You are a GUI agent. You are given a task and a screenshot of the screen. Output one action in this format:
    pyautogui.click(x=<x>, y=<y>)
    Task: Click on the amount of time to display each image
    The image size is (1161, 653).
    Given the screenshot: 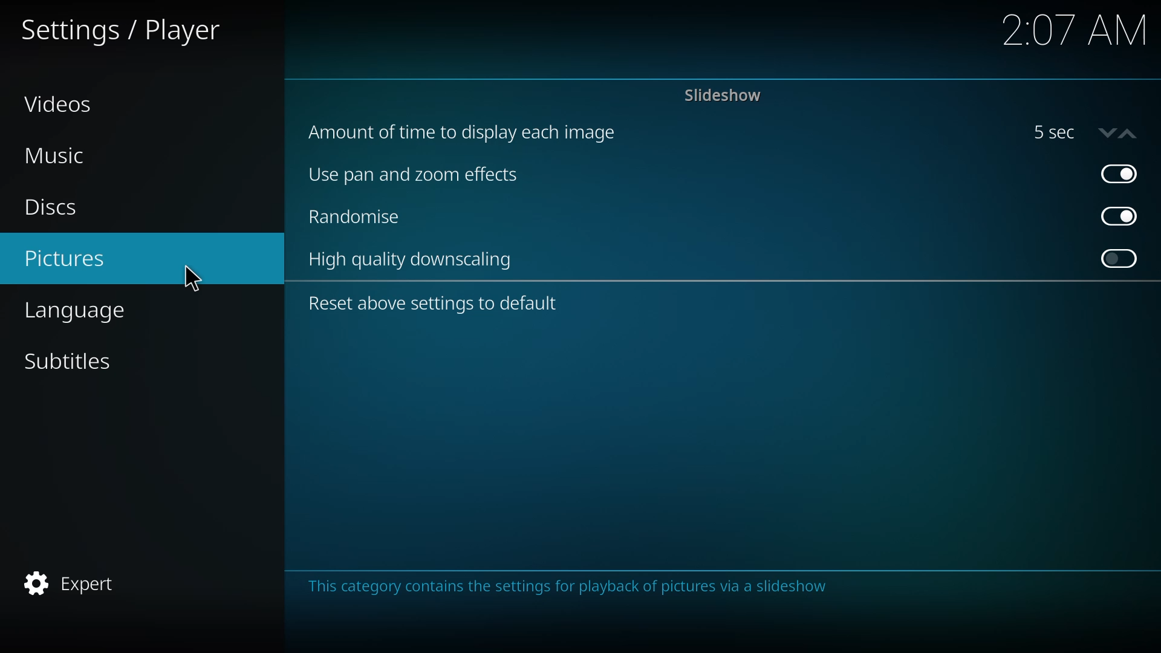 What is the action you would take?
    pyautogui.click(x=469, y=132)
    